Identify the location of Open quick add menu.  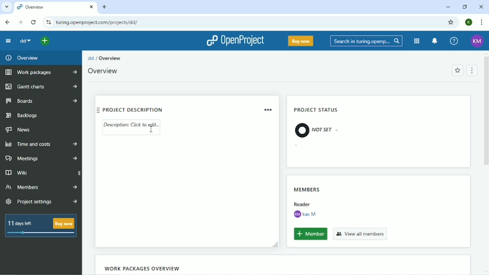
(45, 42).